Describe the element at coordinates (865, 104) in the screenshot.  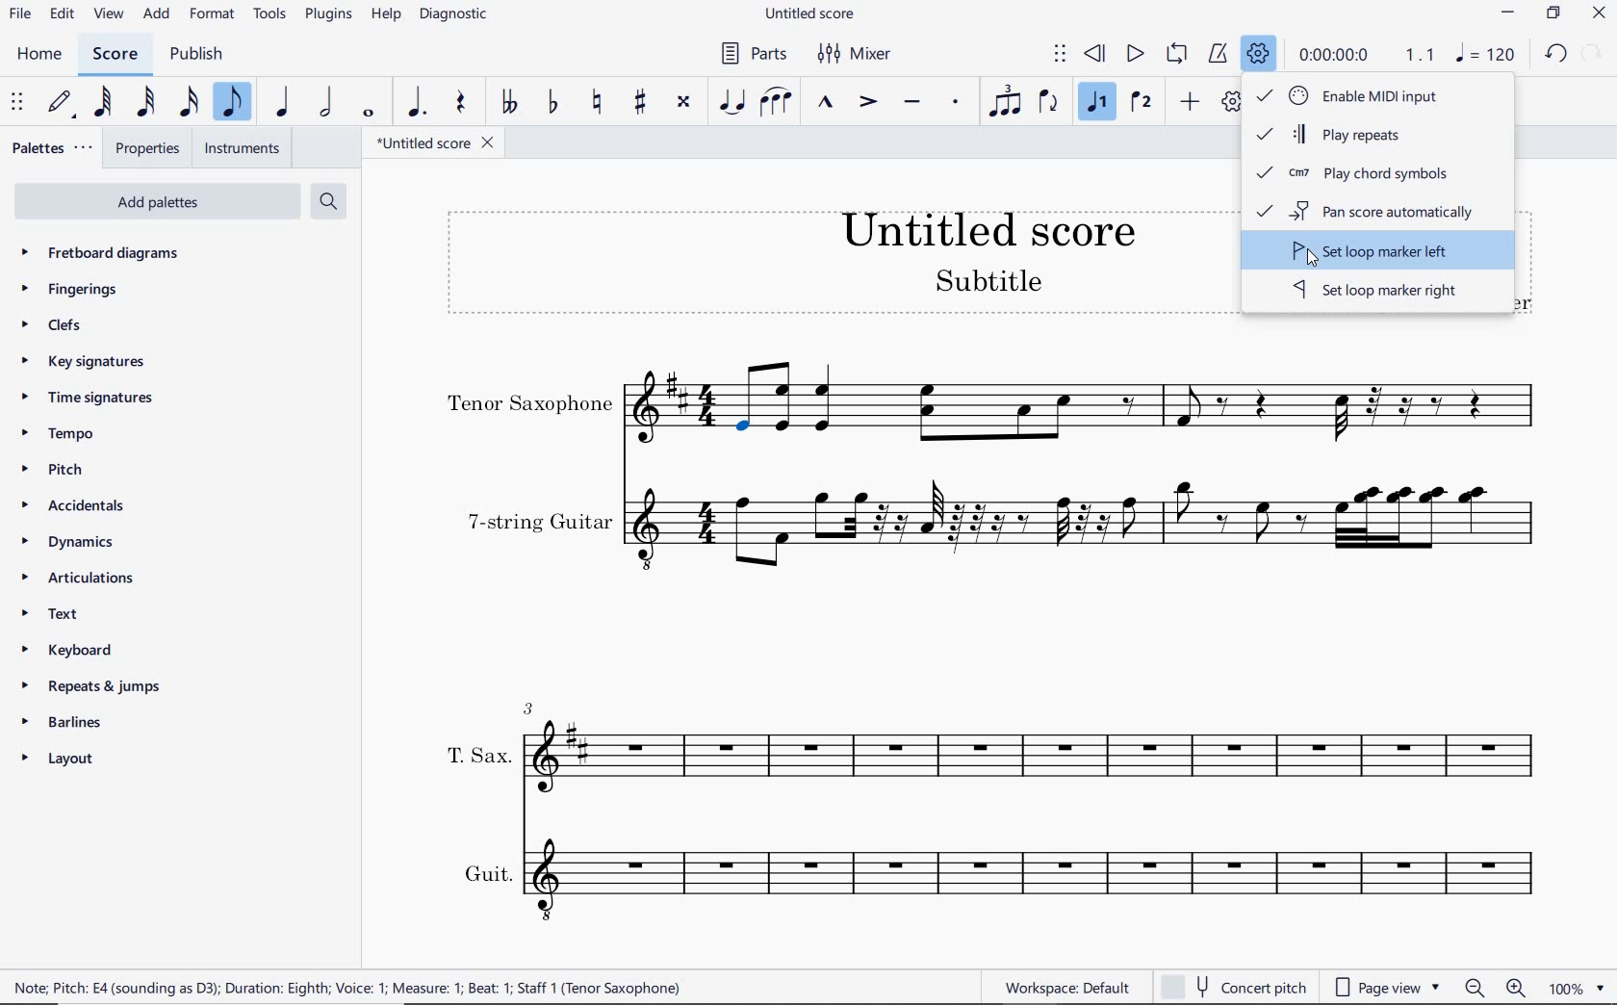
I see `ACCENT` at that location.